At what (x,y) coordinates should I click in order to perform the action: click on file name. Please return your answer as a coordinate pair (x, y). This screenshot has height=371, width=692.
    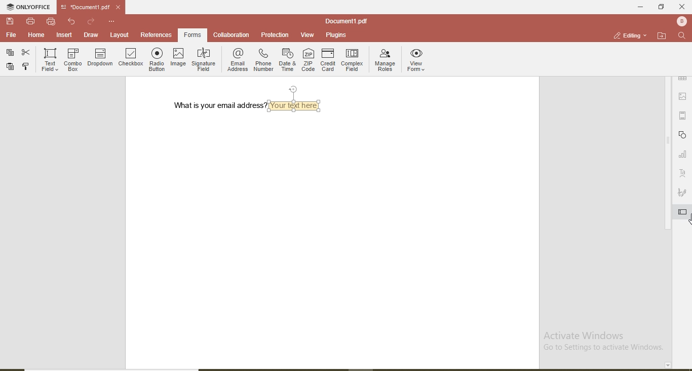
    Looking at the image, I should click on (83, 8).